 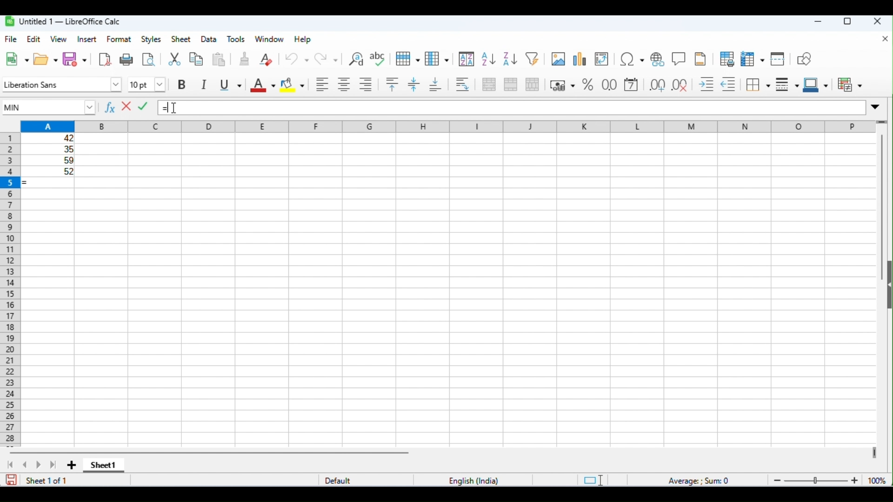 What do you see at coordinates (785, 86) in the screenshot?
I see `border style` at bounding box center [785, 86].